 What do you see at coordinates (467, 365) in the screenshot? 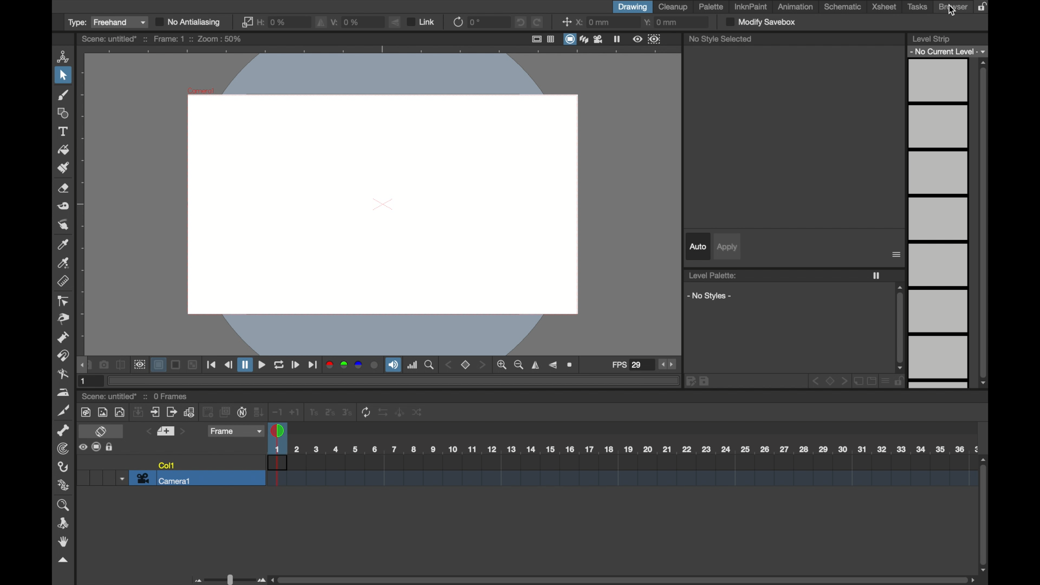
I see `stop` at bounding box center [467, 365].